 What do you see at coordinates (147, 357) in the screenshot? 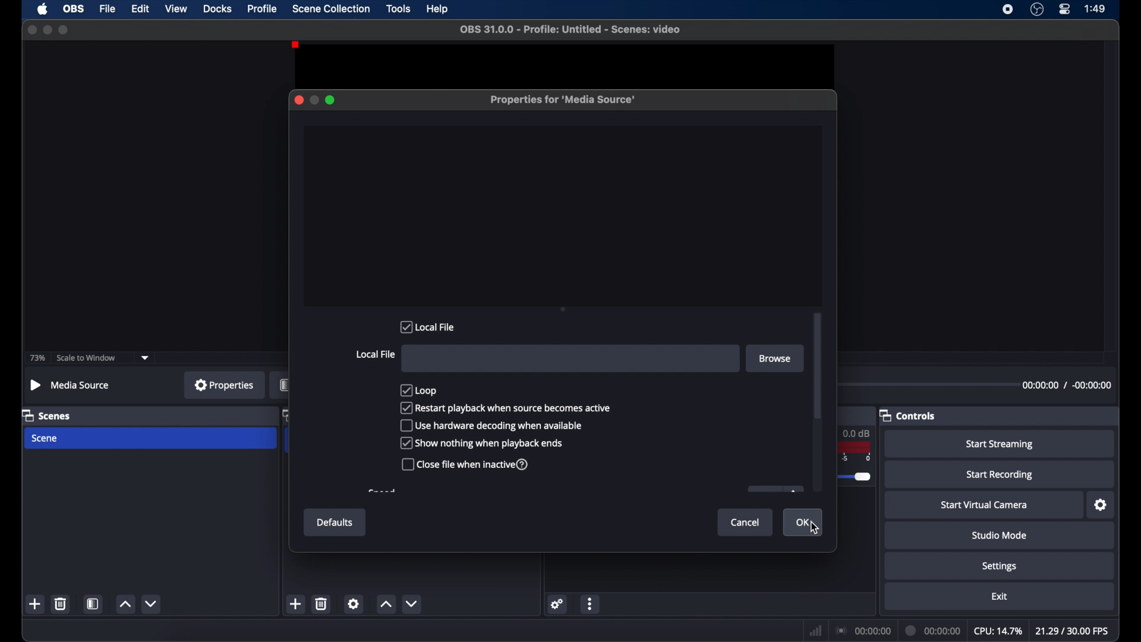
I see `down arrow` at bounding box center [147, 357].